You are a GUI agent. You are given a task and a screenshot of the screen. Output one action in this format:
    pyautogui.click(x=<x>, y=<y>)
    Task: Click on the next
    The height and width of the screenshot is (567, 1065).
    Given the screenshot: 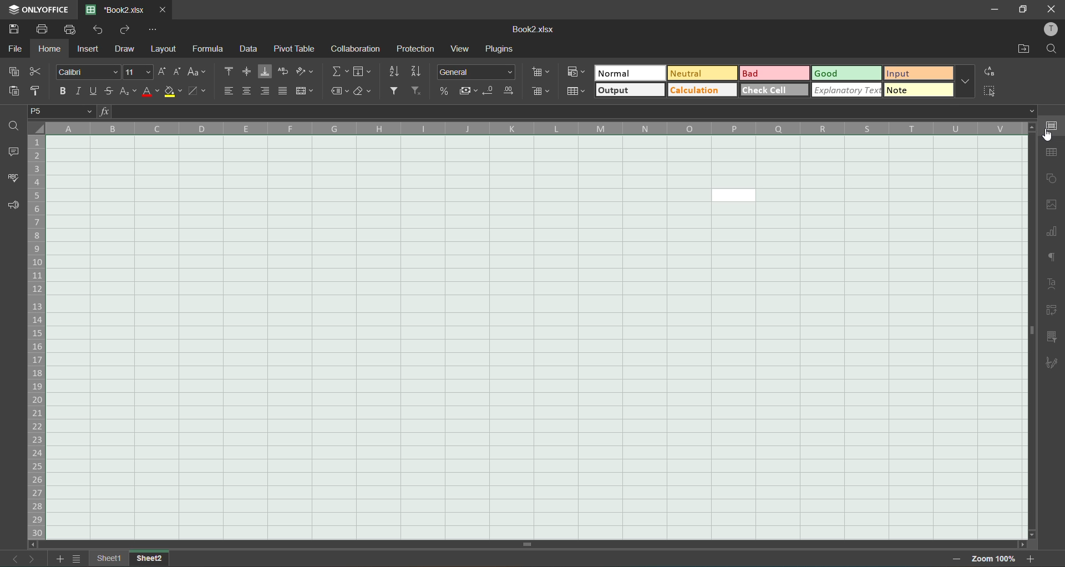 What is the action you would take?
    pyautogui.click(x=32, y=559)
    